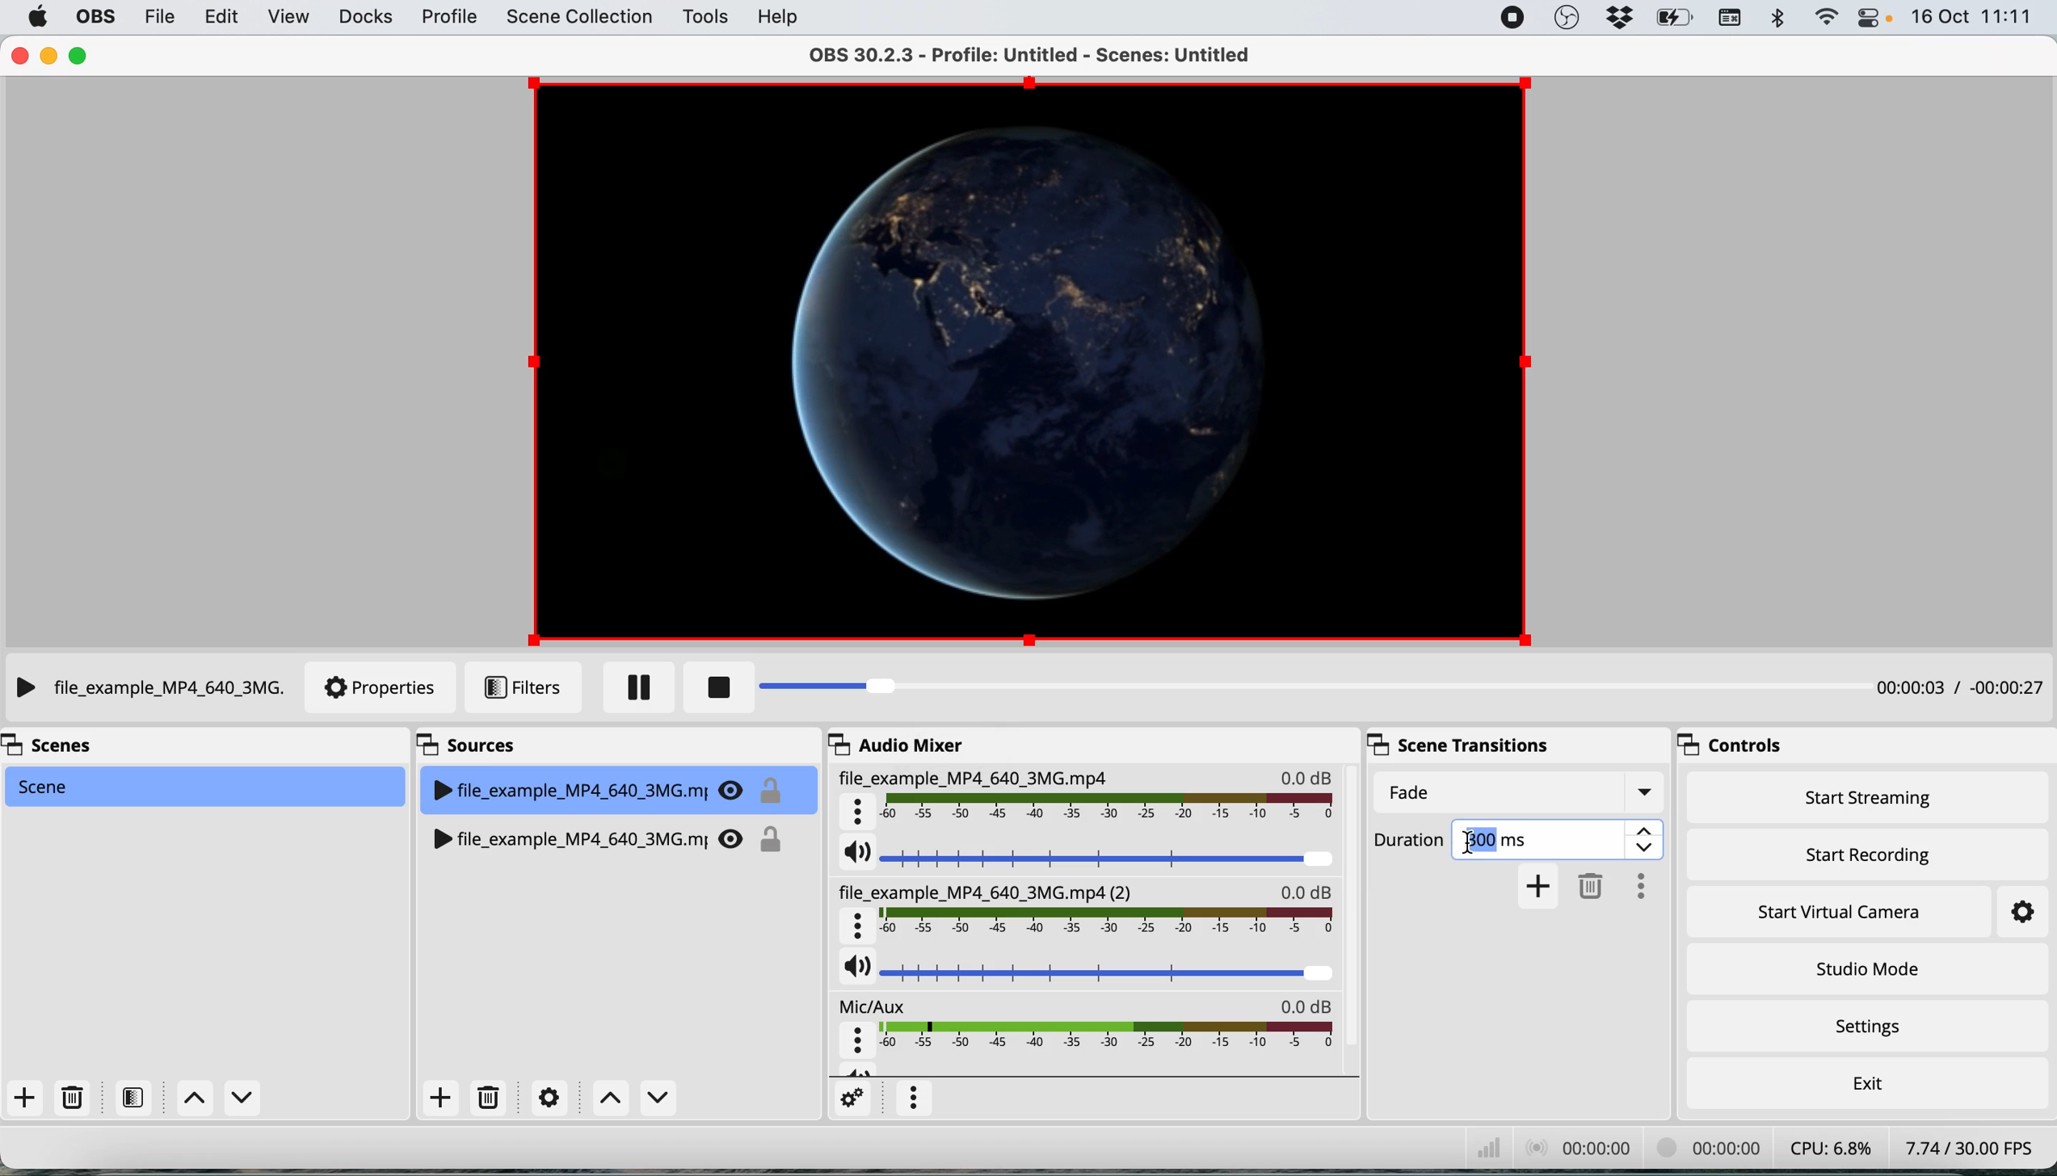  What do you see at coordinates (1092, 801) in the screenshot?
I see `current source audio` at bounding box center [1092, 801].